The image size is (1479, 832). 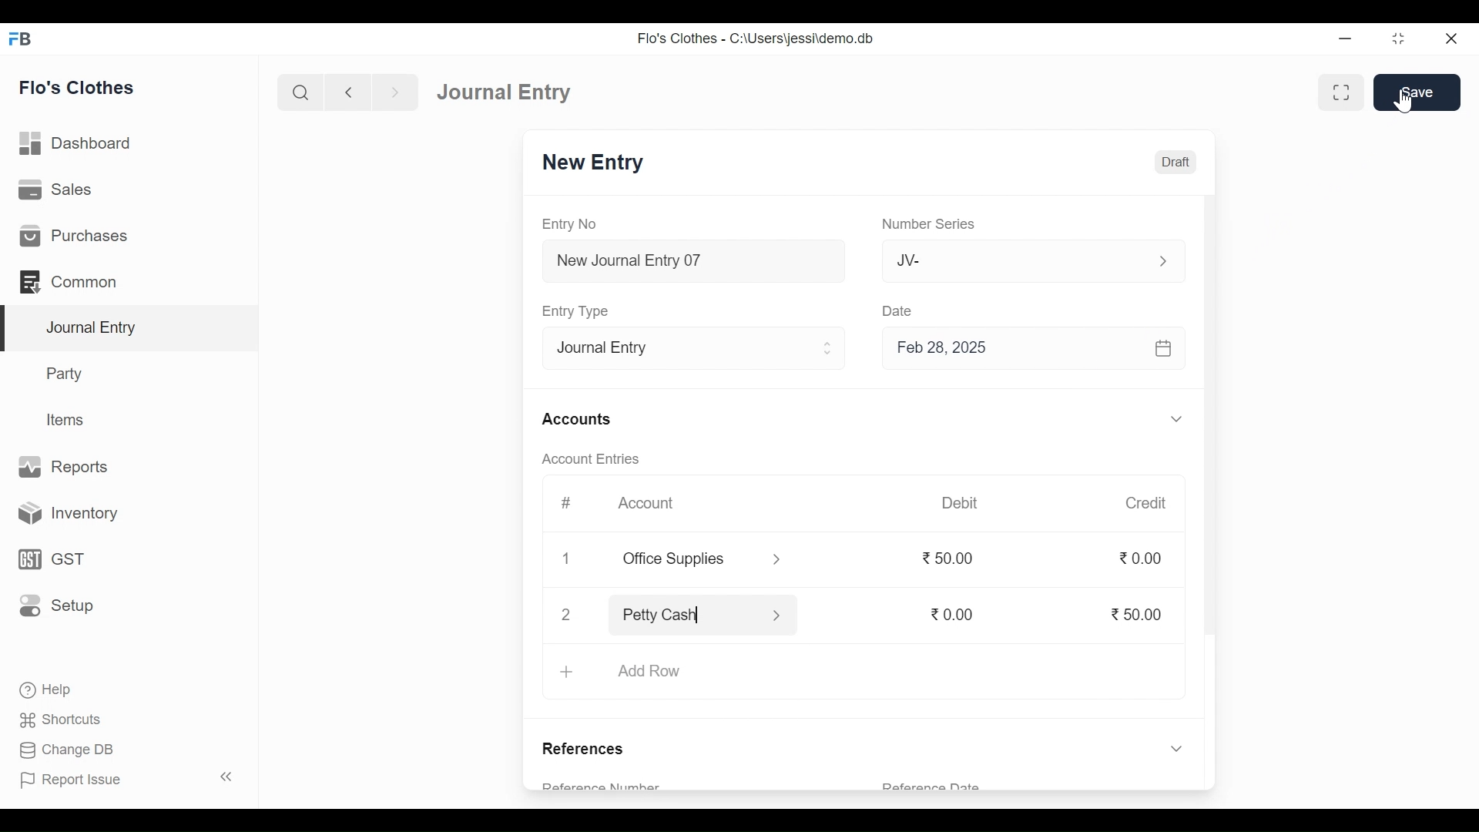 I want to click on New Entry, so click(x=597, y=163).